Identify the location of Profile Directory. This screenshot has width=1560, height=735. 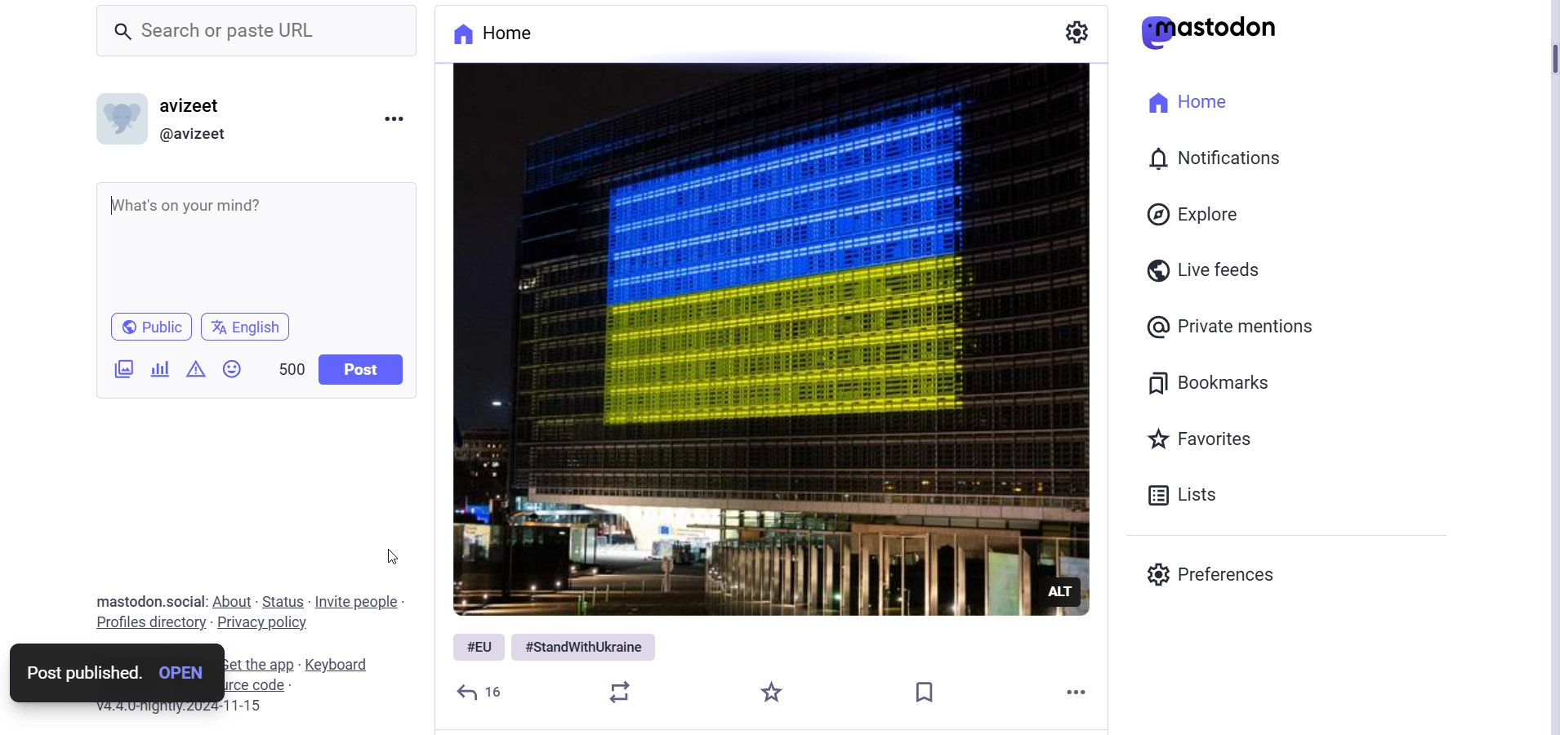
(154, 624).